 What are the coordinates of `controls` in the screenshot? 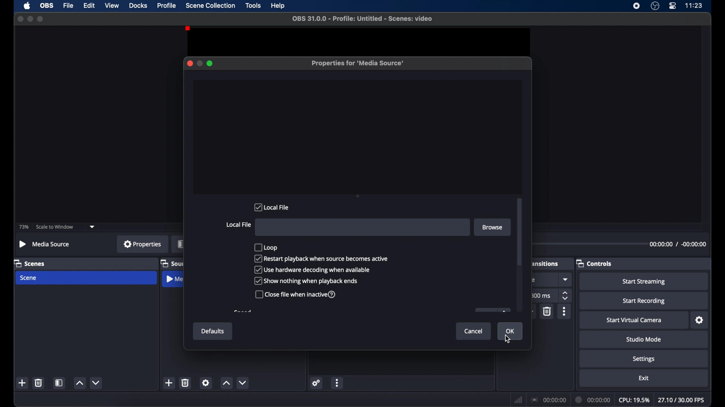 It's located at (594, 263).